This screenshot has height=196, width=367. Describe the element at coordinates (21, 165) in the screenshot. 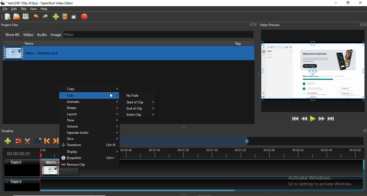

I see `track 5` at that location.